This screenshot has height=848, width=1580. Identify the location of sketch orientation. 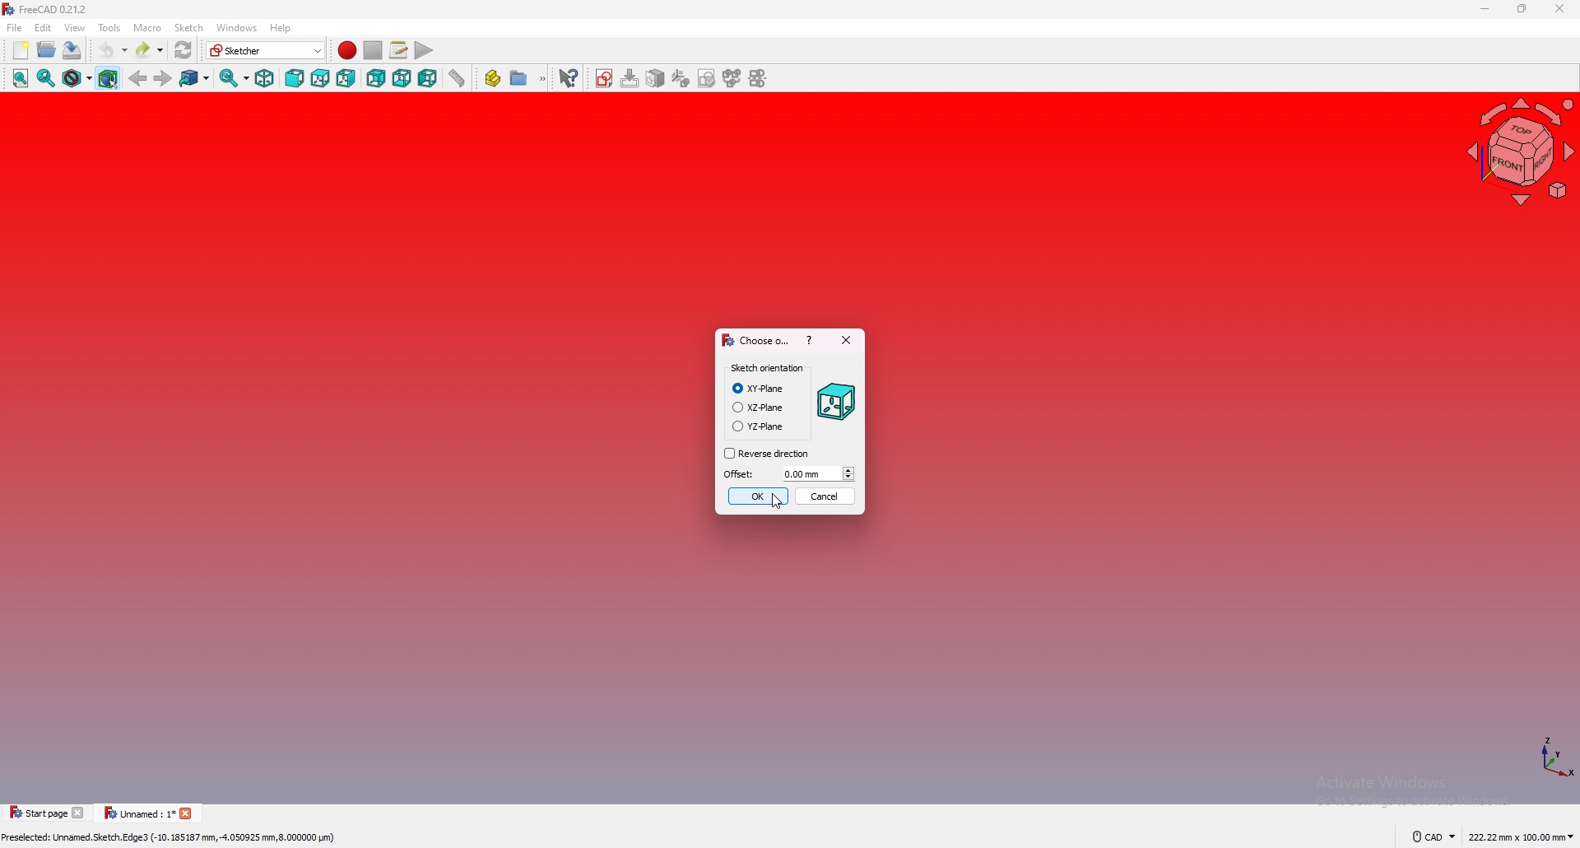
(766, 369).